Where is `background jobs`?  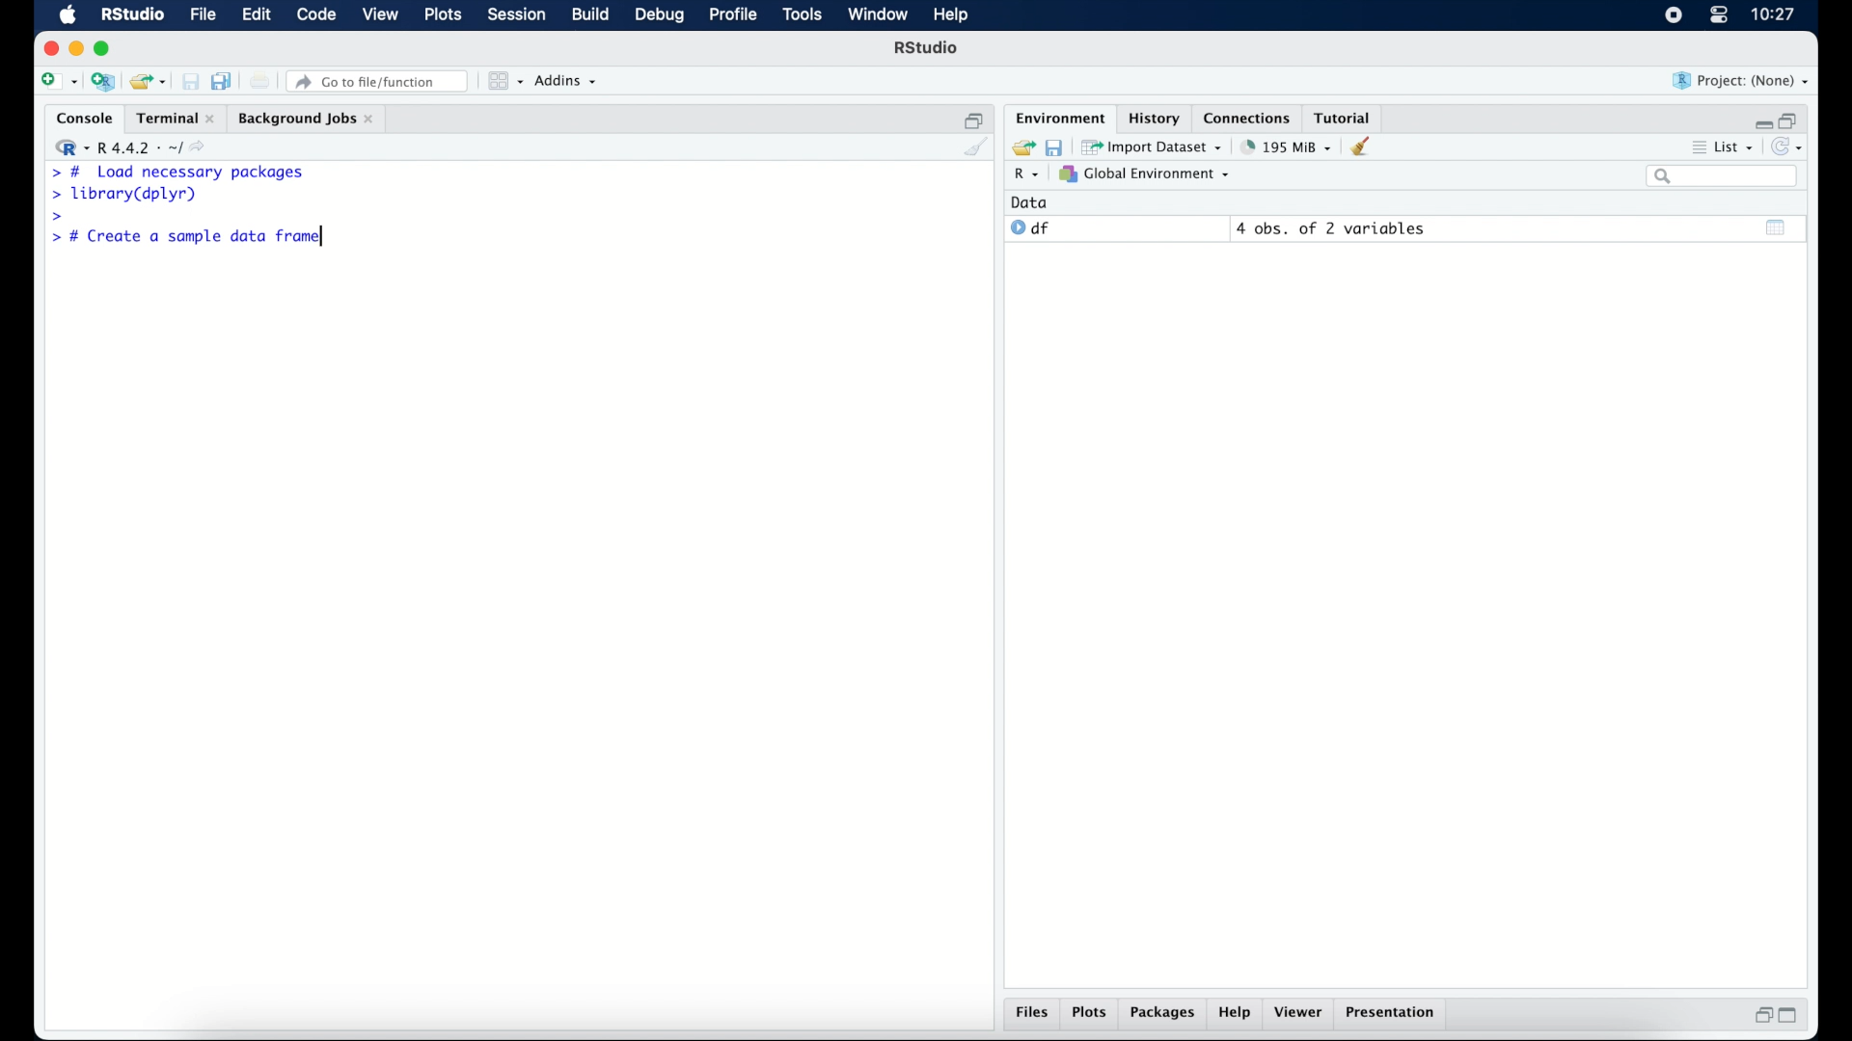 background jobs is located at coordinates (306, 119).